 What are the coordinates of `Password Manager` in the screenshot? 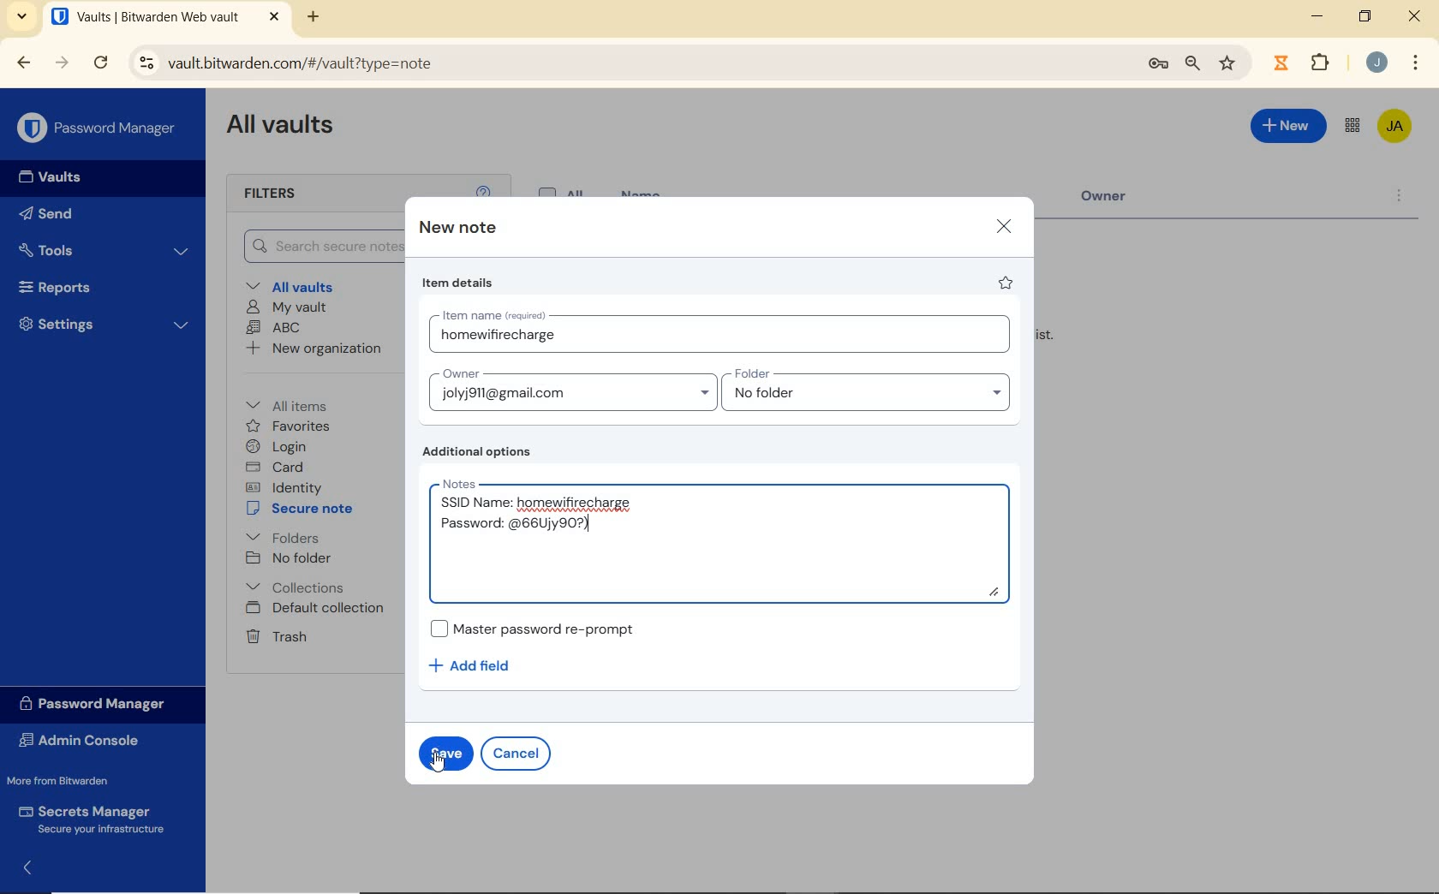 It's located at (98, 128).